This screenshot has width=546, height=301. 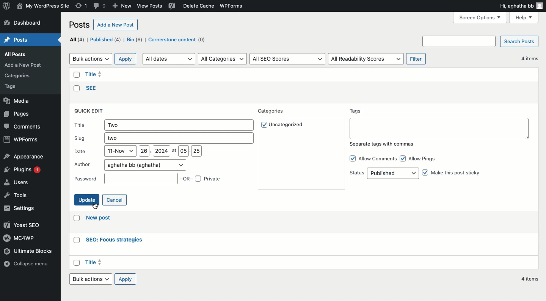 What do you see at coordinates (107, 40) in the screenshot?
I see `Published` at bounding box center [107, 40].